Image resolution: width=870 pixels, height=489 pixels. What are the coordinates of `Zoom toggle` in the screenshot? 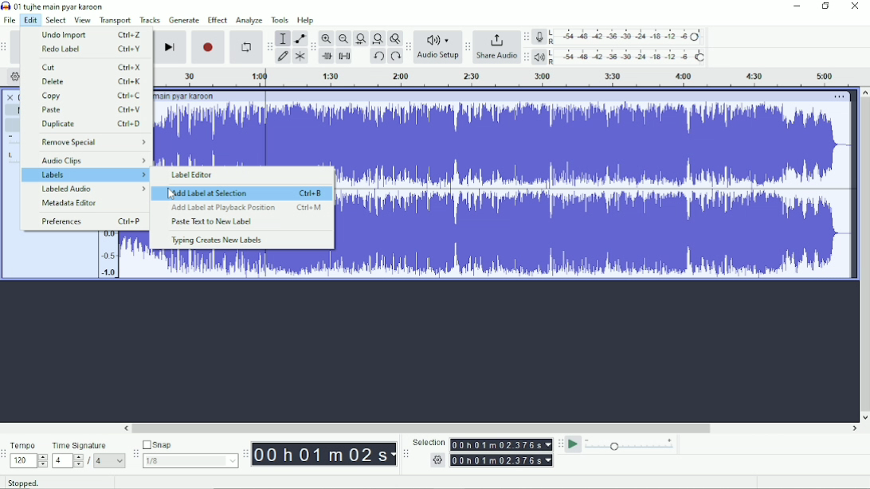 It's located at (394, 38).